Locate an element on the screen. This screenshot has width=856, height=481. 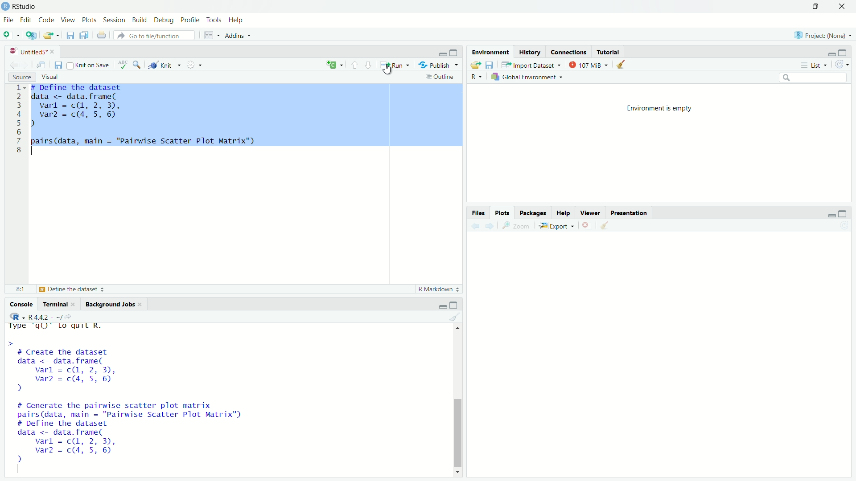
Untitled5* is located at coordinates (33, 52).